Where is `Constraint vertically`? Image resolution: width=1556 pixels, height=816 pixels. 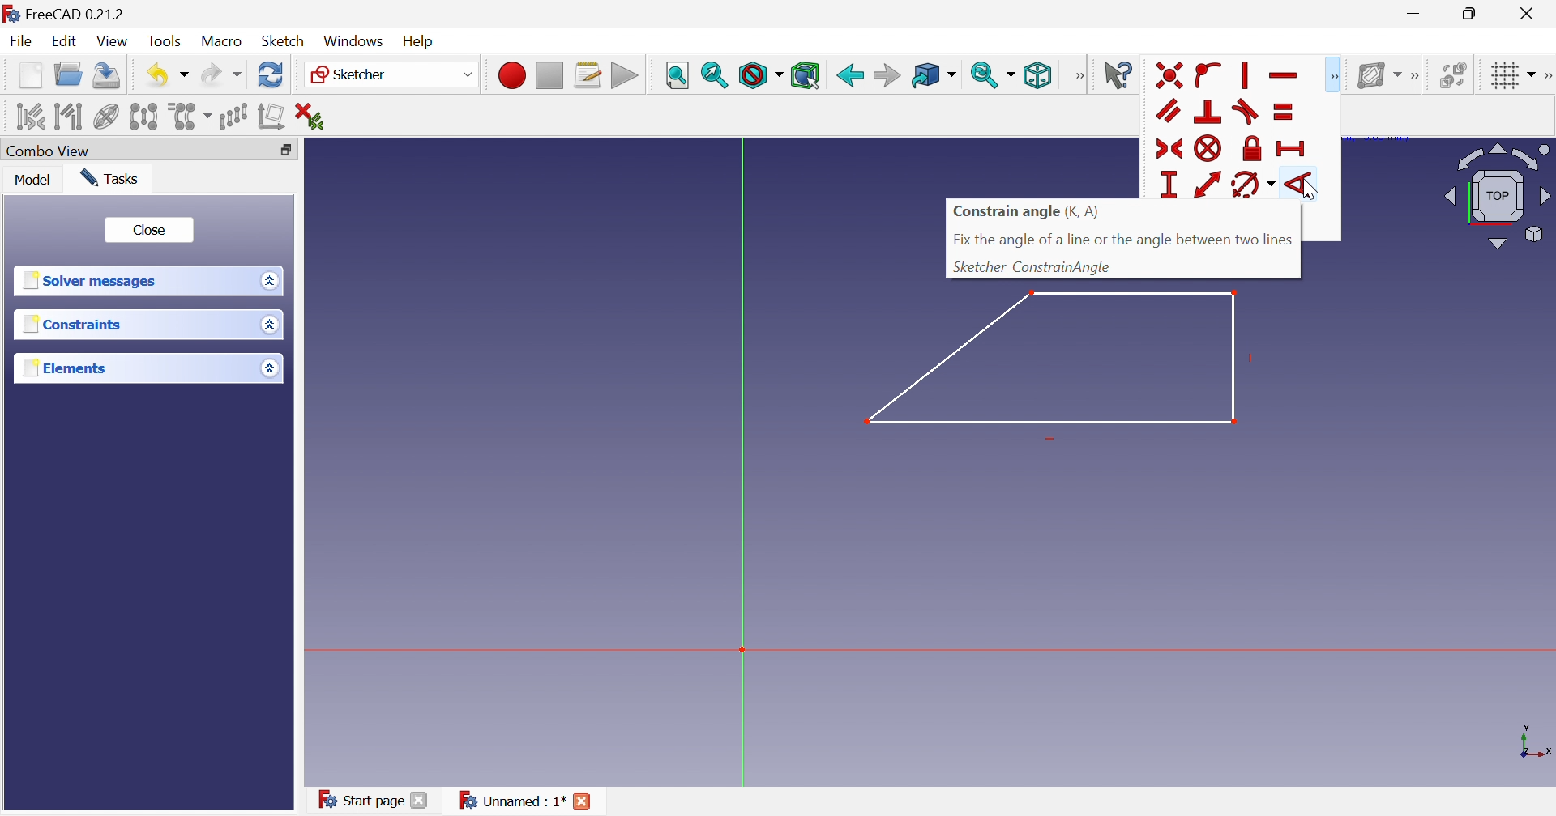
Constraint vertically is located at coordinates (1247, 74).